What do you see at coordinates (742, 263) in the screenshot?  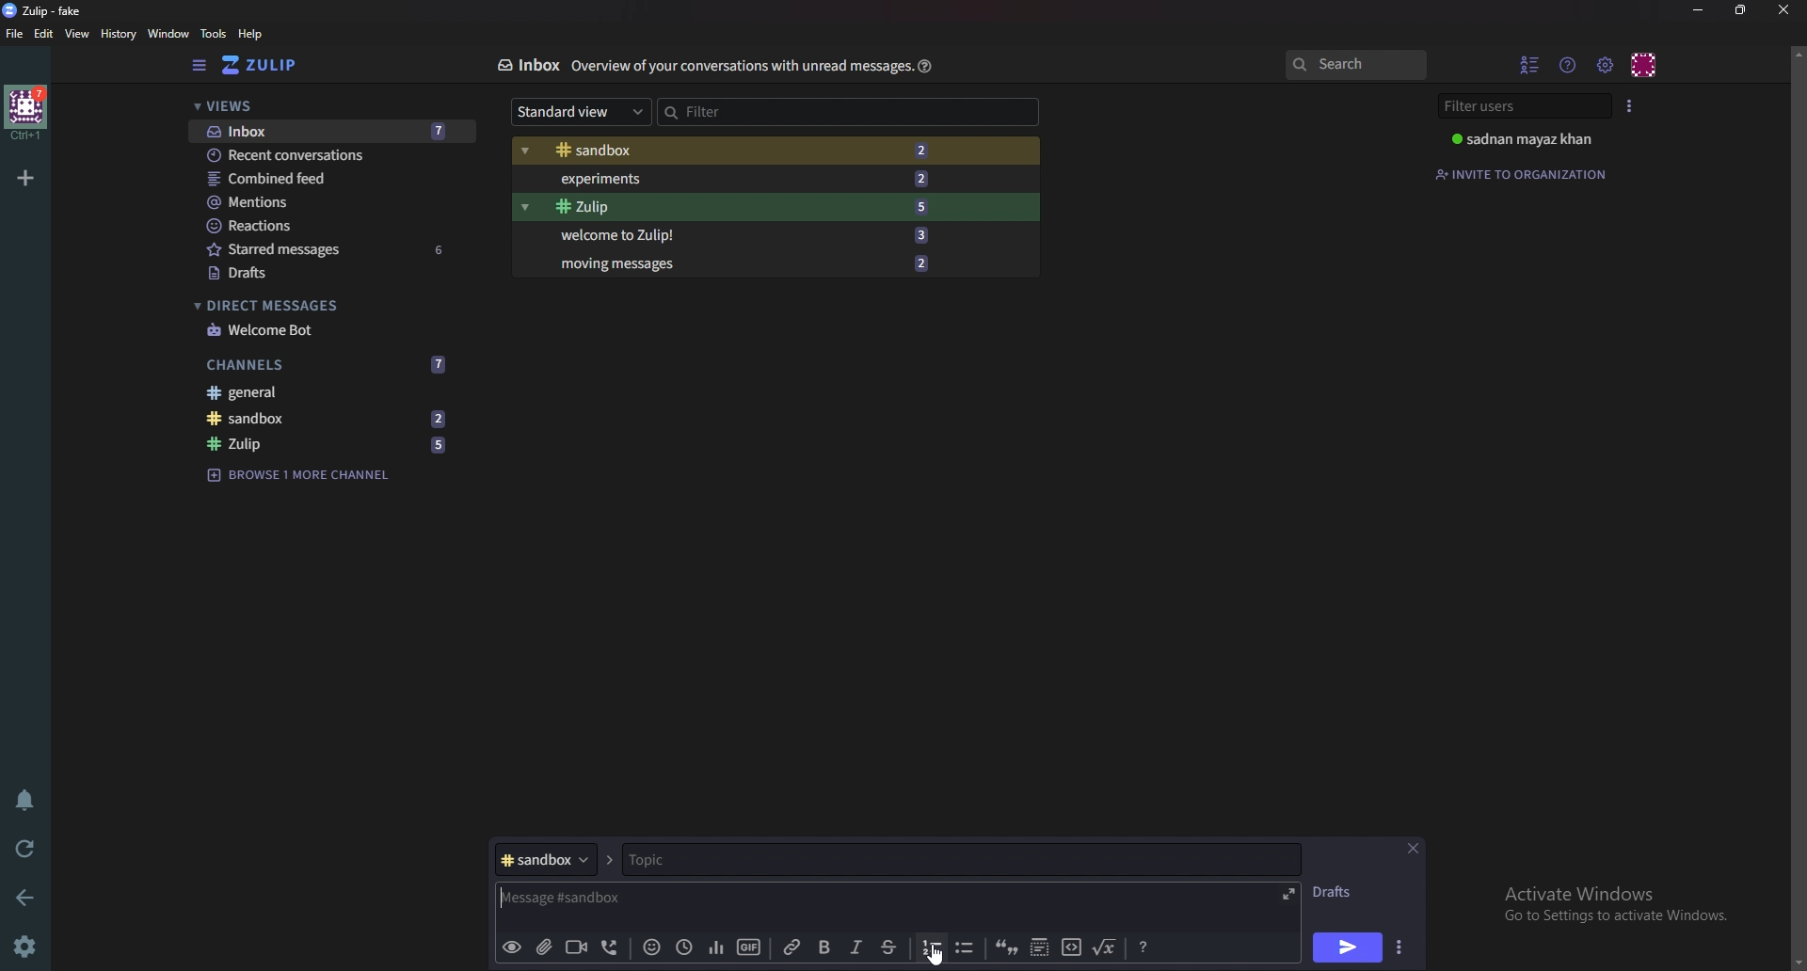 I see `Moving messages` at bounding box center [742, 263].